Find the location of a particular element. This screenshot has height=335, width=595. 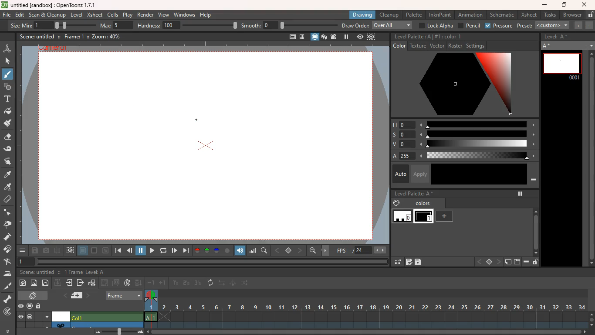

smooth: is located at coordinates (289, 25).